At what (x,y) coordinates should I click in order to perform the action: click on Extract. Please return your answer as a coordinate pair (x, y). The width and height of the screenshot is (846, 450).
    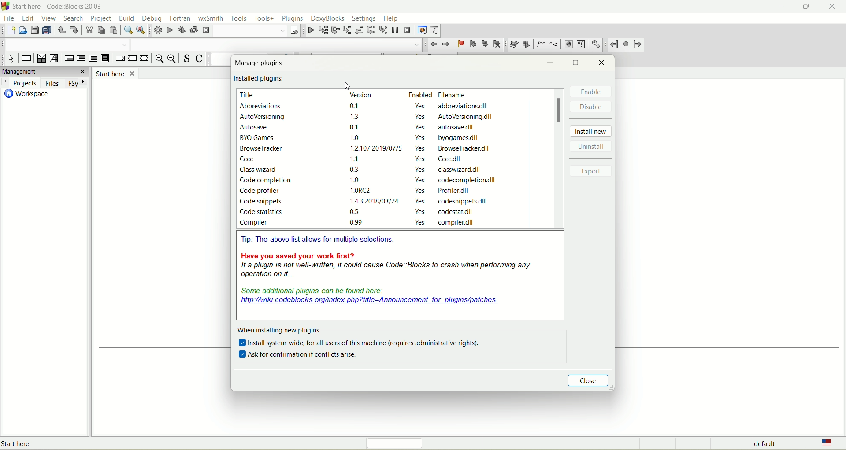
    Looking at the image, I should click on (526, 44).